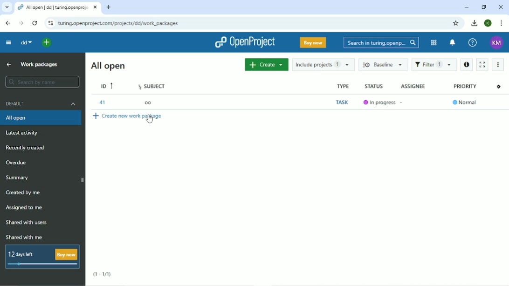  I want to click on (1-1/1), so click(101, 274).